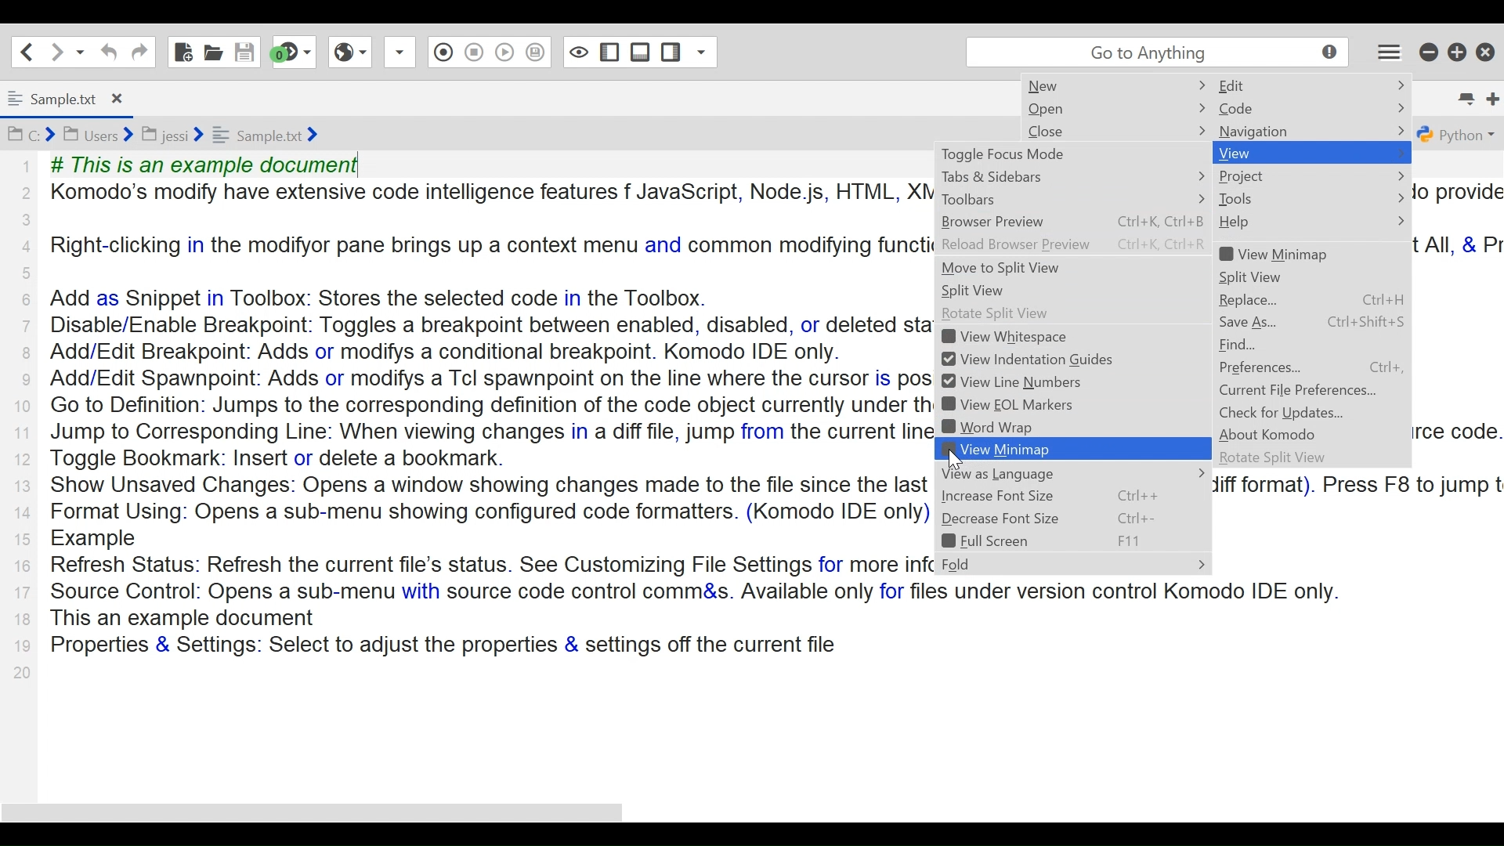  I want to click on View Line Numbers, so click(1024, 381).